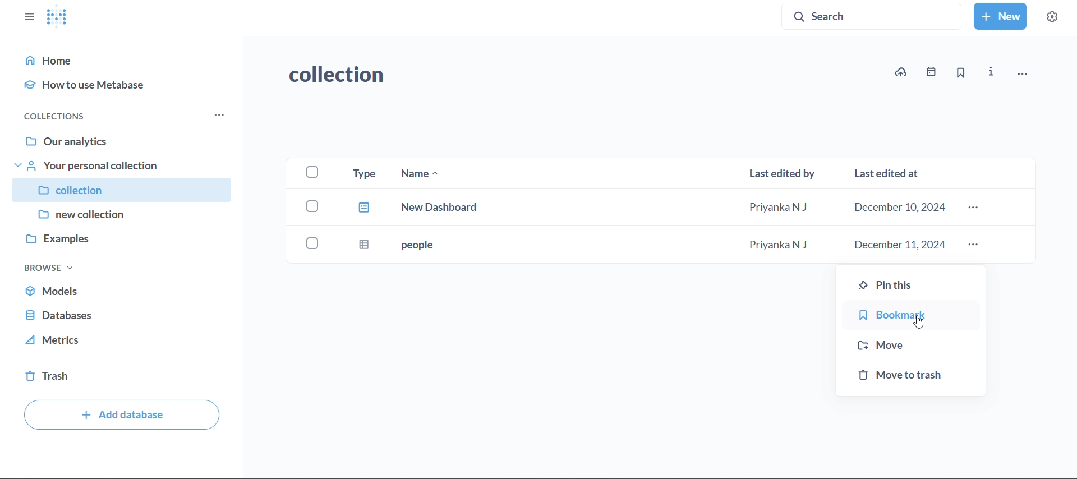 The image size is (1077, 479). I want to click on models, so click(126, 290).